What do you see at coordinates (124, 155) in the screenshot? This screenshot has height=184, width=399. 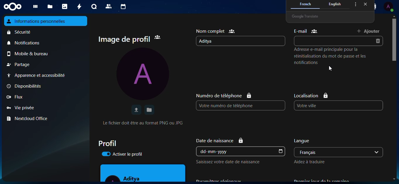 I see `Activer le profil` at bounding box center [124, 155].